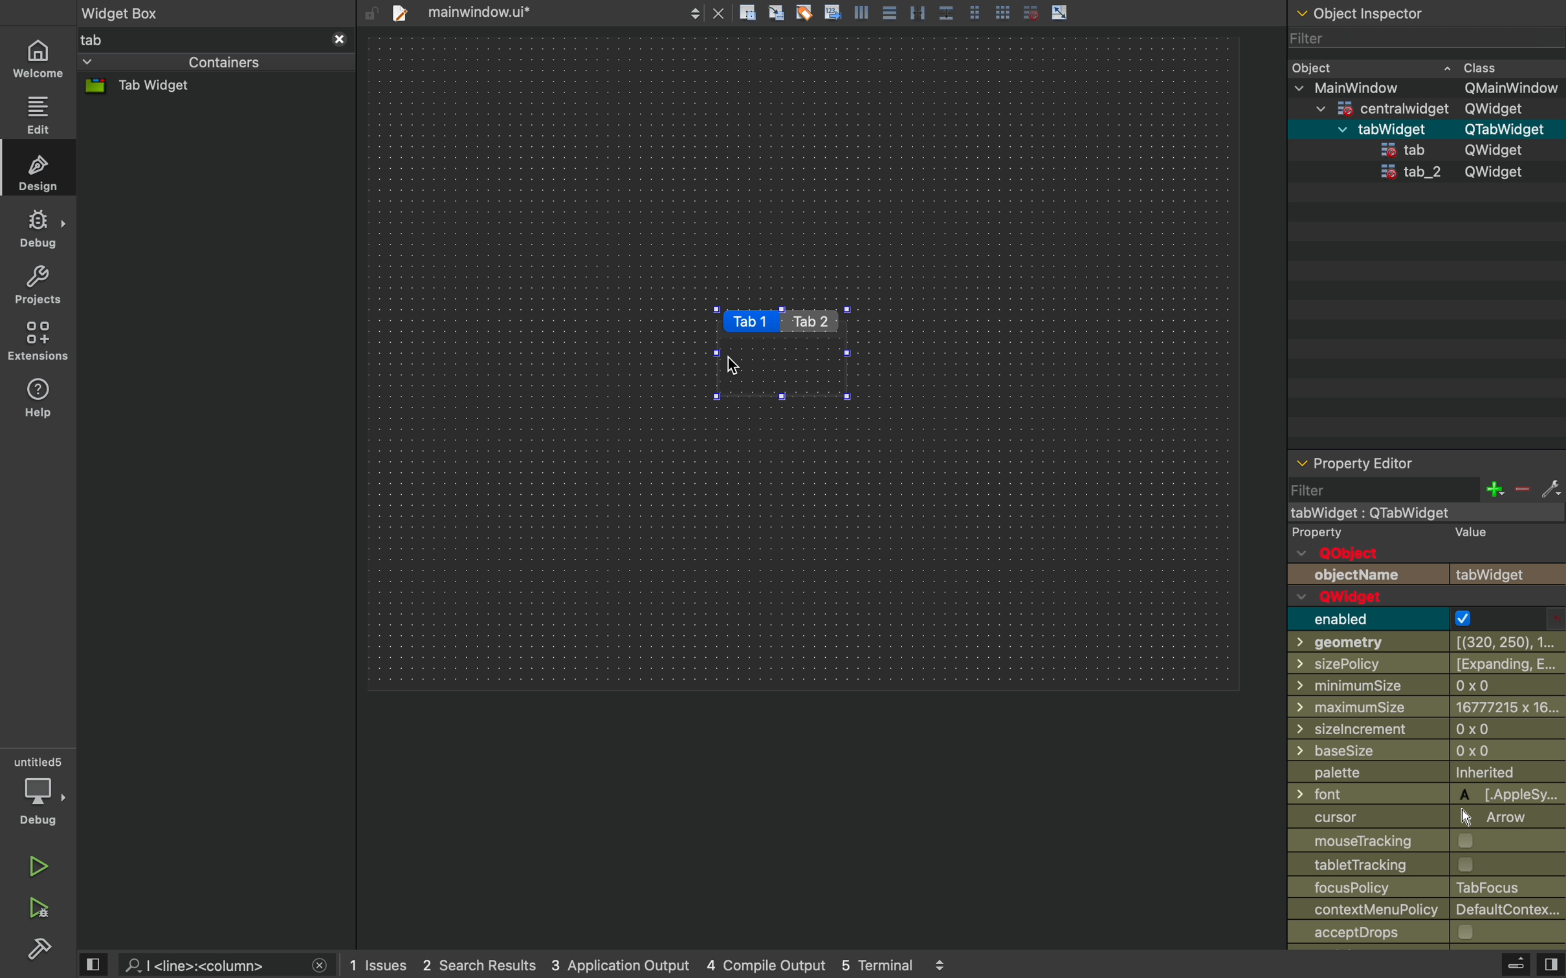 The height and width of the screenshot is (978, 1566). Describe the element at coordinates (948, 12) in the screenshot. I see `distribute vertically` at that location.